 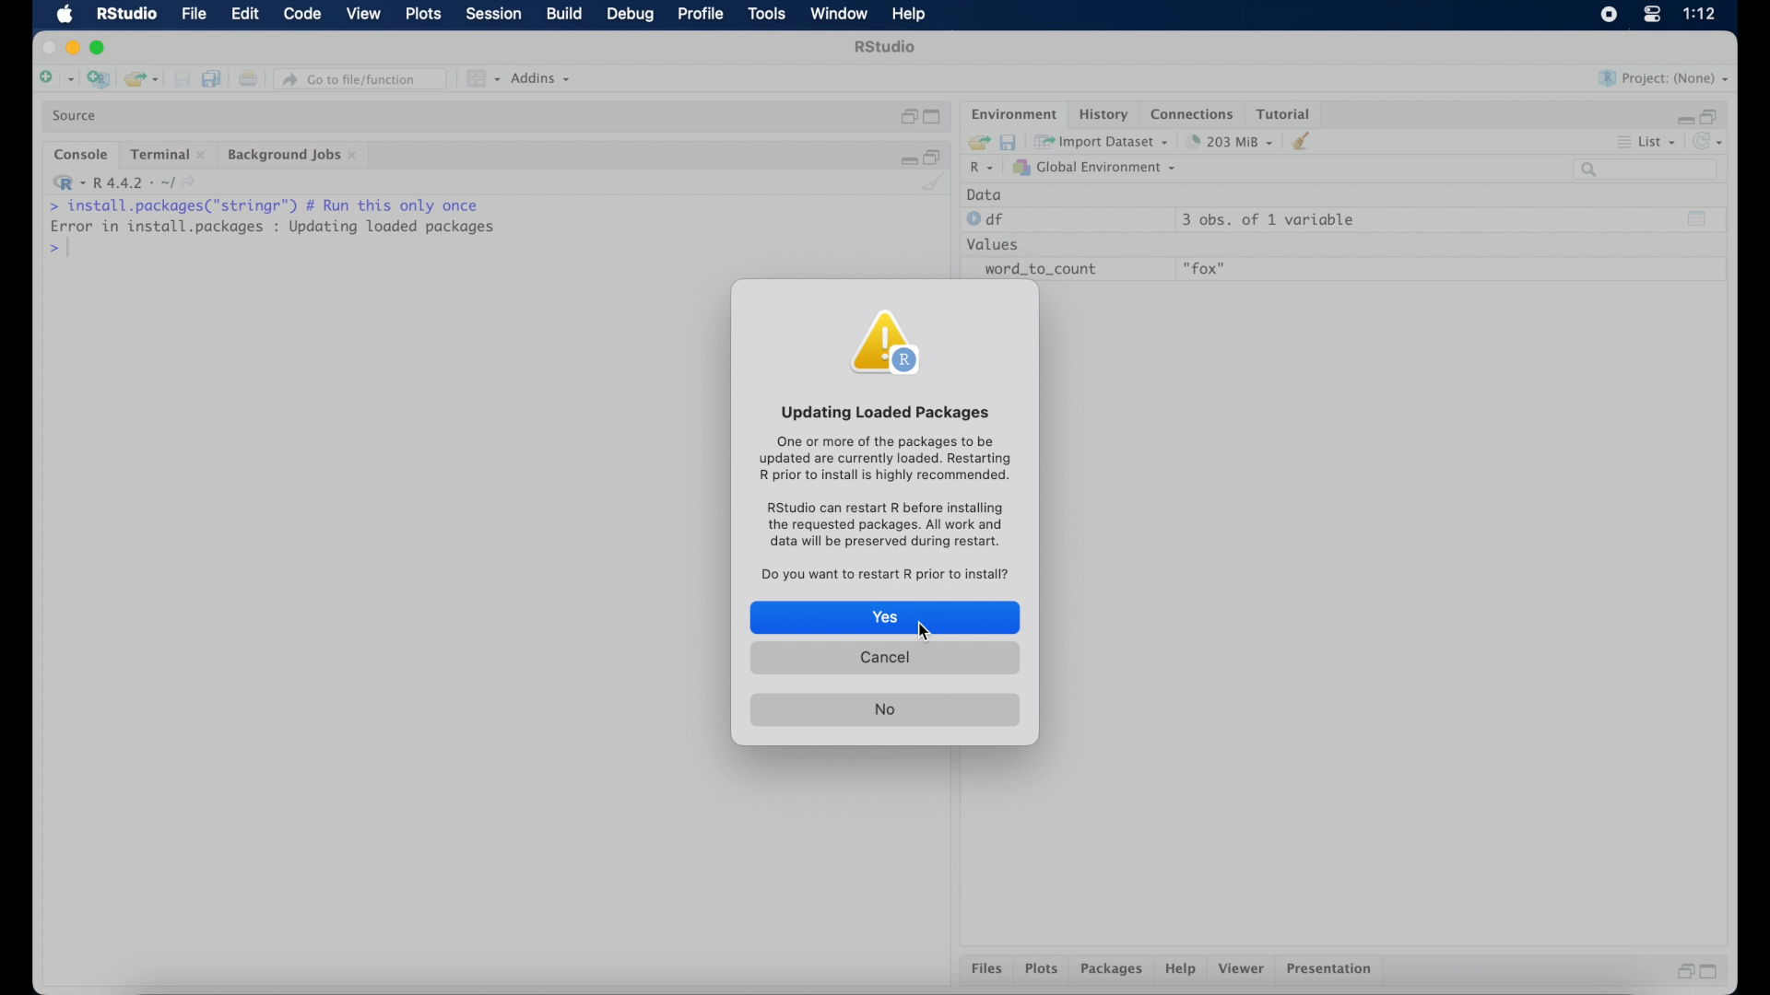 What do you see at coordinates (906, 158) in the screenshot?
I see `minimize` at bounding box center [906, 158].